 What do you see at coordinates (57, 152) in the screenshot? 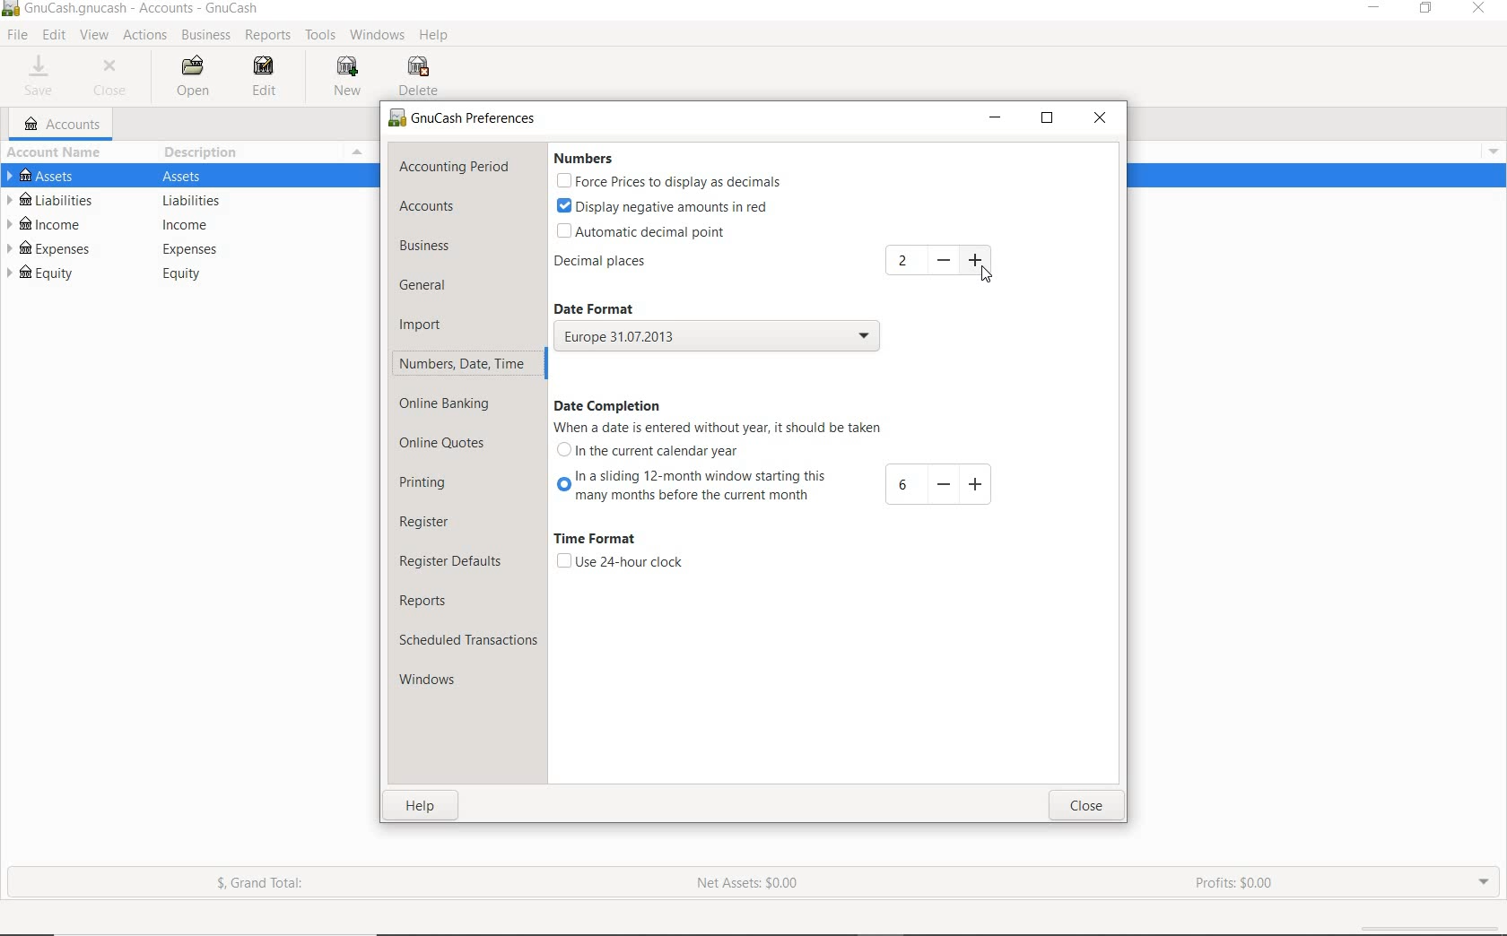
I see `ACCOUNT NAME` at bounding box center [57, 152].